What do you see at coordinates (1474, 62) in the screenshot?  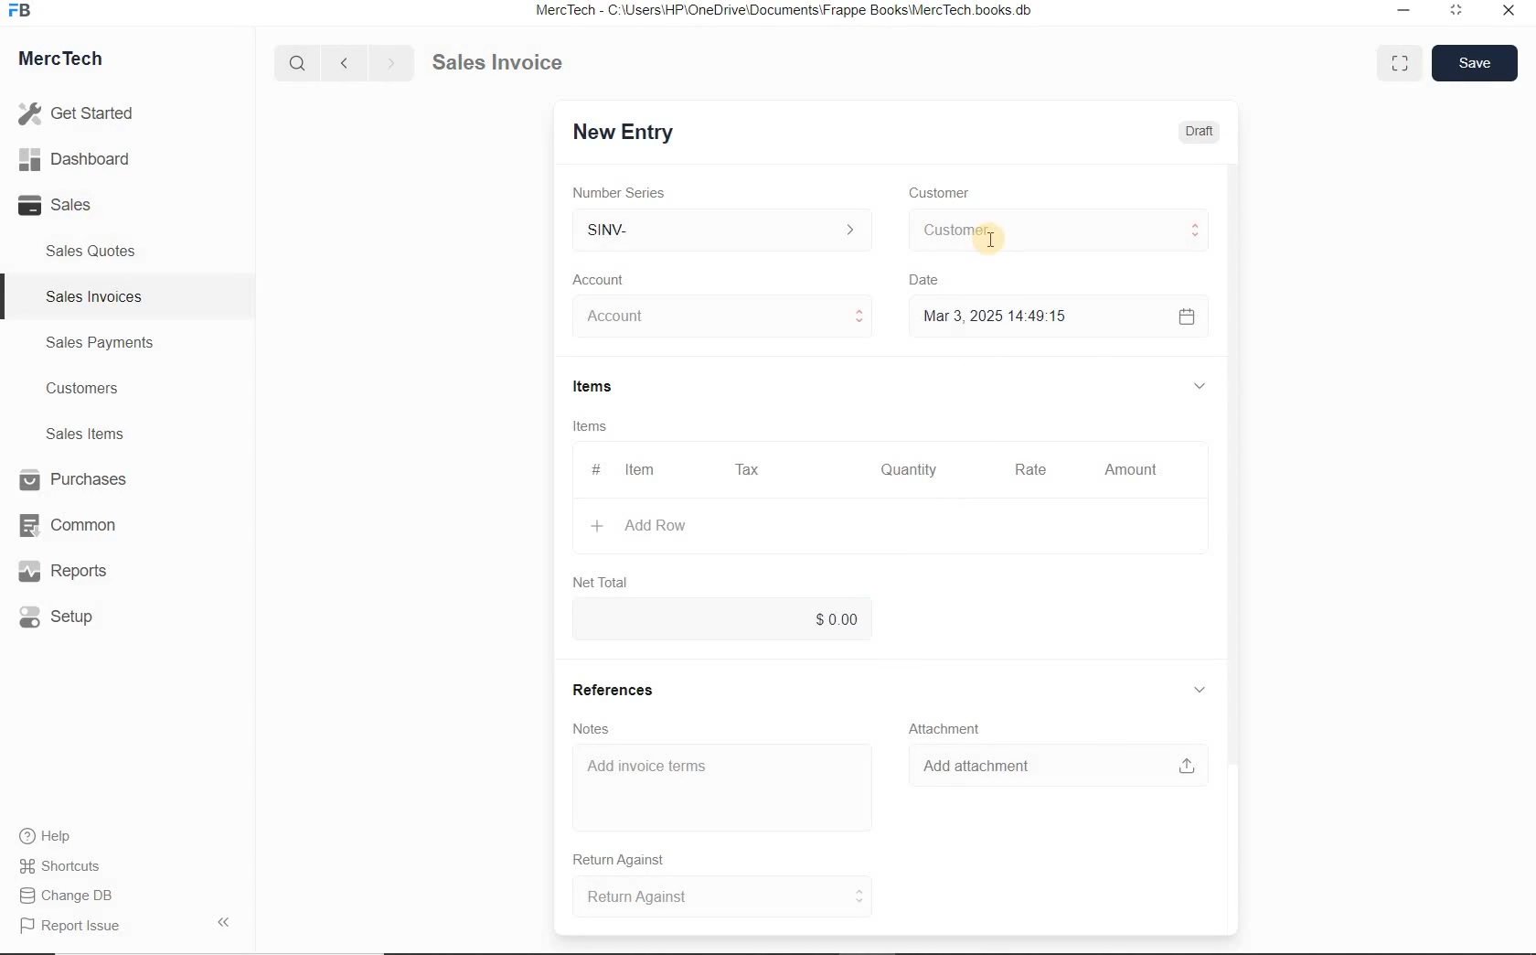 I see `Save` at bounding box center [1474, 62].